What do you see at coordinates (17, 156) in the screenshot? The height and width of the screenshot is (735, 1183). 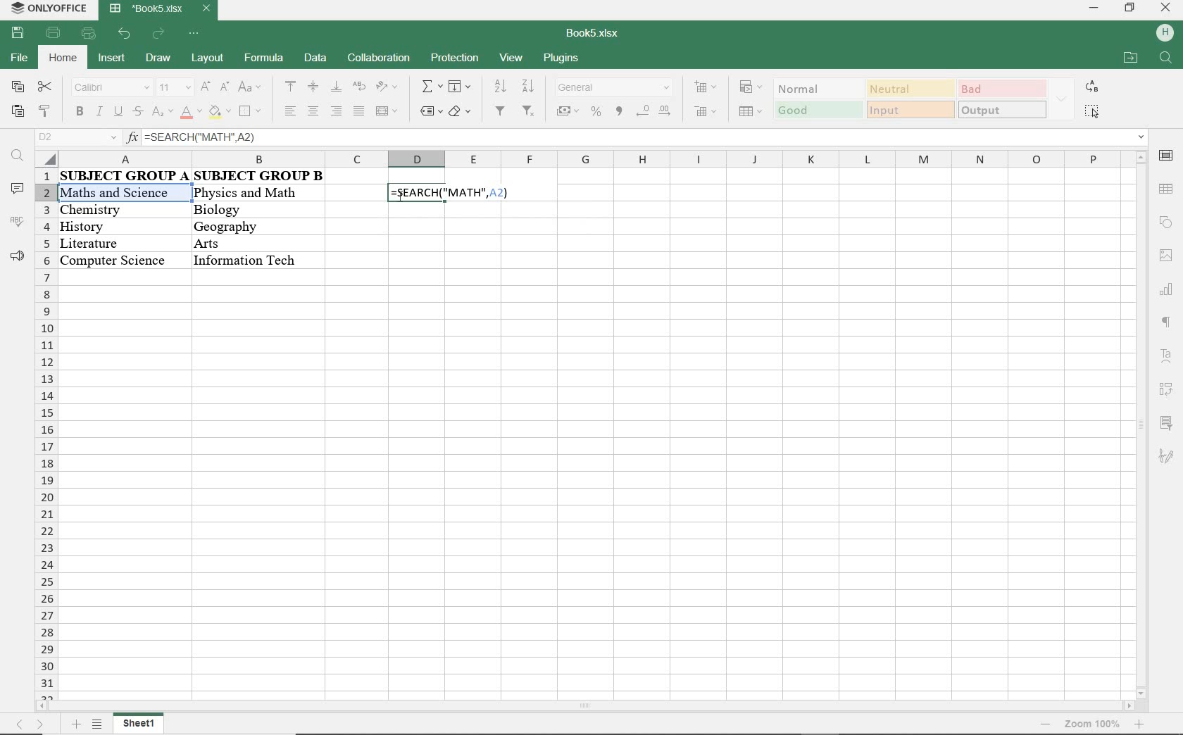 I see `find` at bounding box center [17, 156].